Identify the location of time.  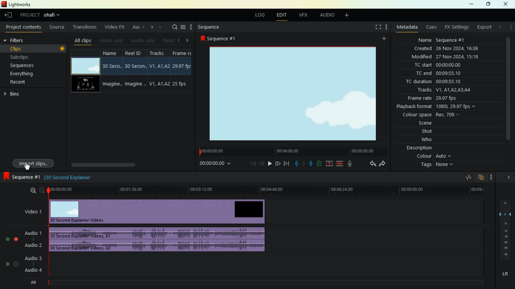
(212, 164).